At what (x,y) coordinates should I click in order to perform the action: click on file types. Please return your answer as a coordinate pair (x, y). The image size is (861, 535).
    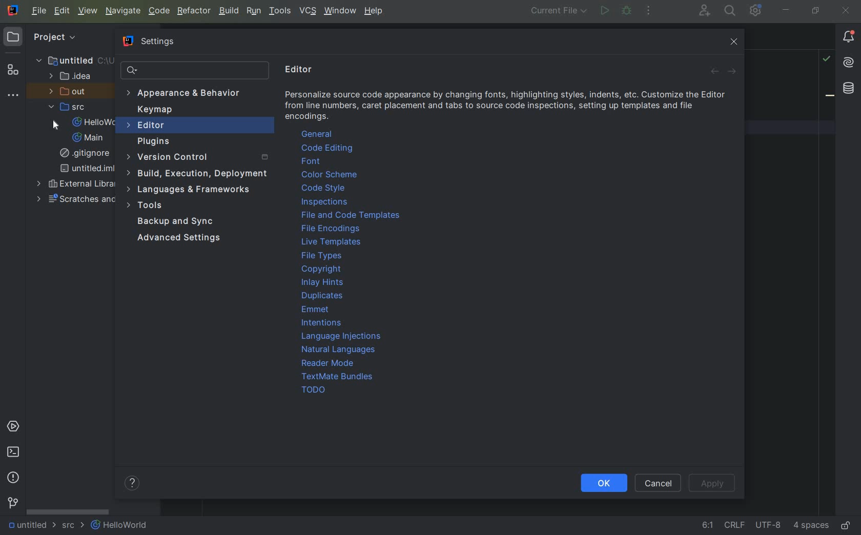
    Looking at the image, I should click on (325, 256).